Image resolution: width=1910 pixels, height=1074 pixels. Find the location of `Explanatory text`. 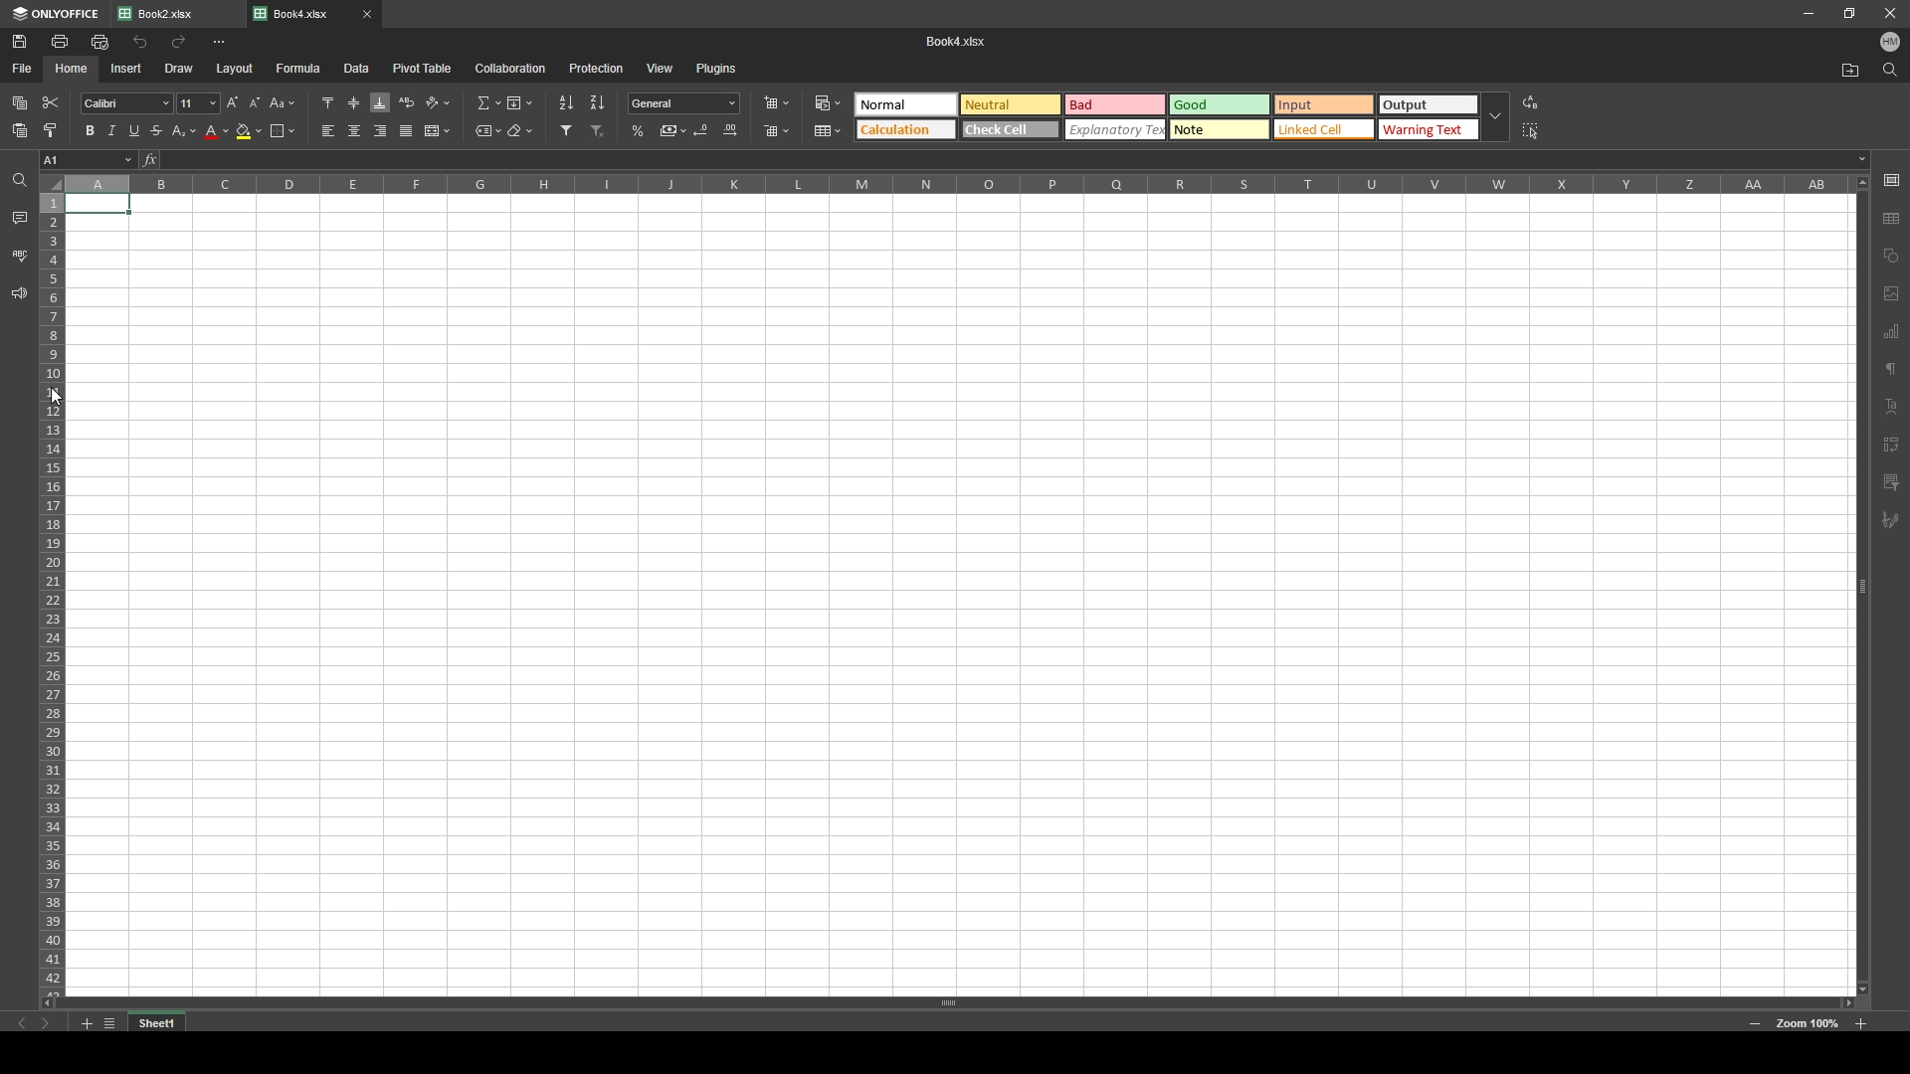

Explanatory text is located at coordinates (1116, 130).